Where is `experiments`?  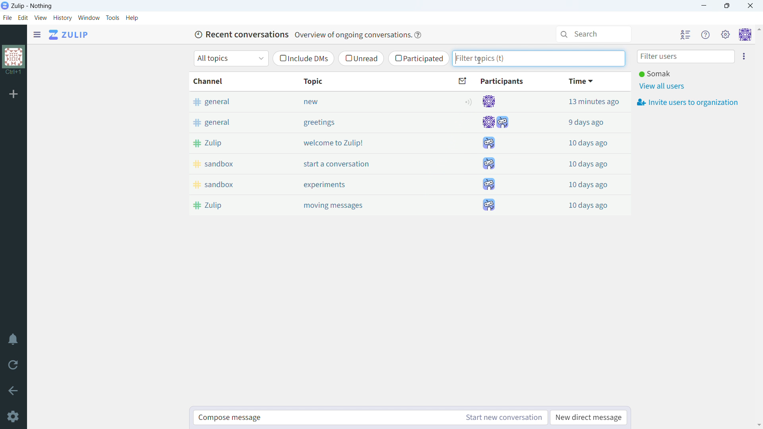
experiments is located at coordinates (365, 184).